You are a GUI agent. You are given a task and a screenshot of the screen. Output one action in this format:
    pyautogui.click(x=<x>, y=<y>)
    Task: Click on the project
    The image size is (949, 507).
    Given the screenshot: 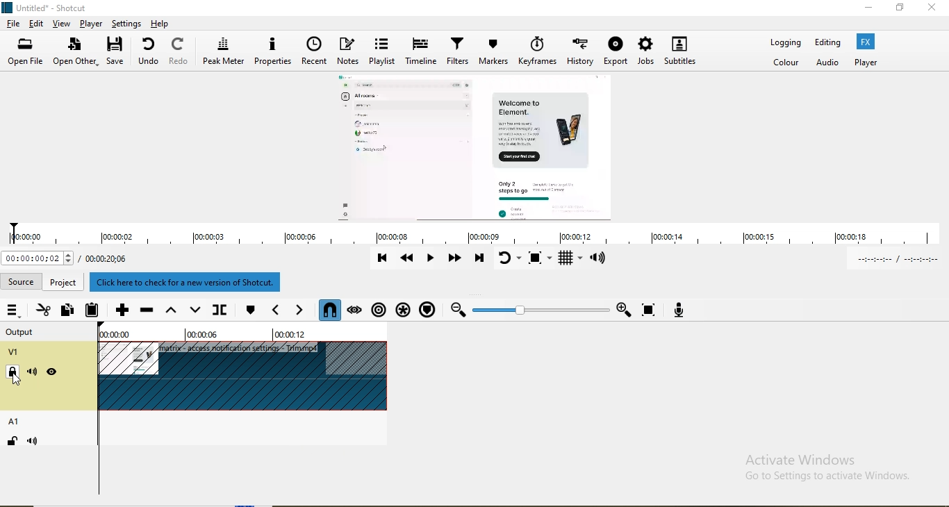 What is the action you would take?
    pyautogui.click(x=65, y=281)
    